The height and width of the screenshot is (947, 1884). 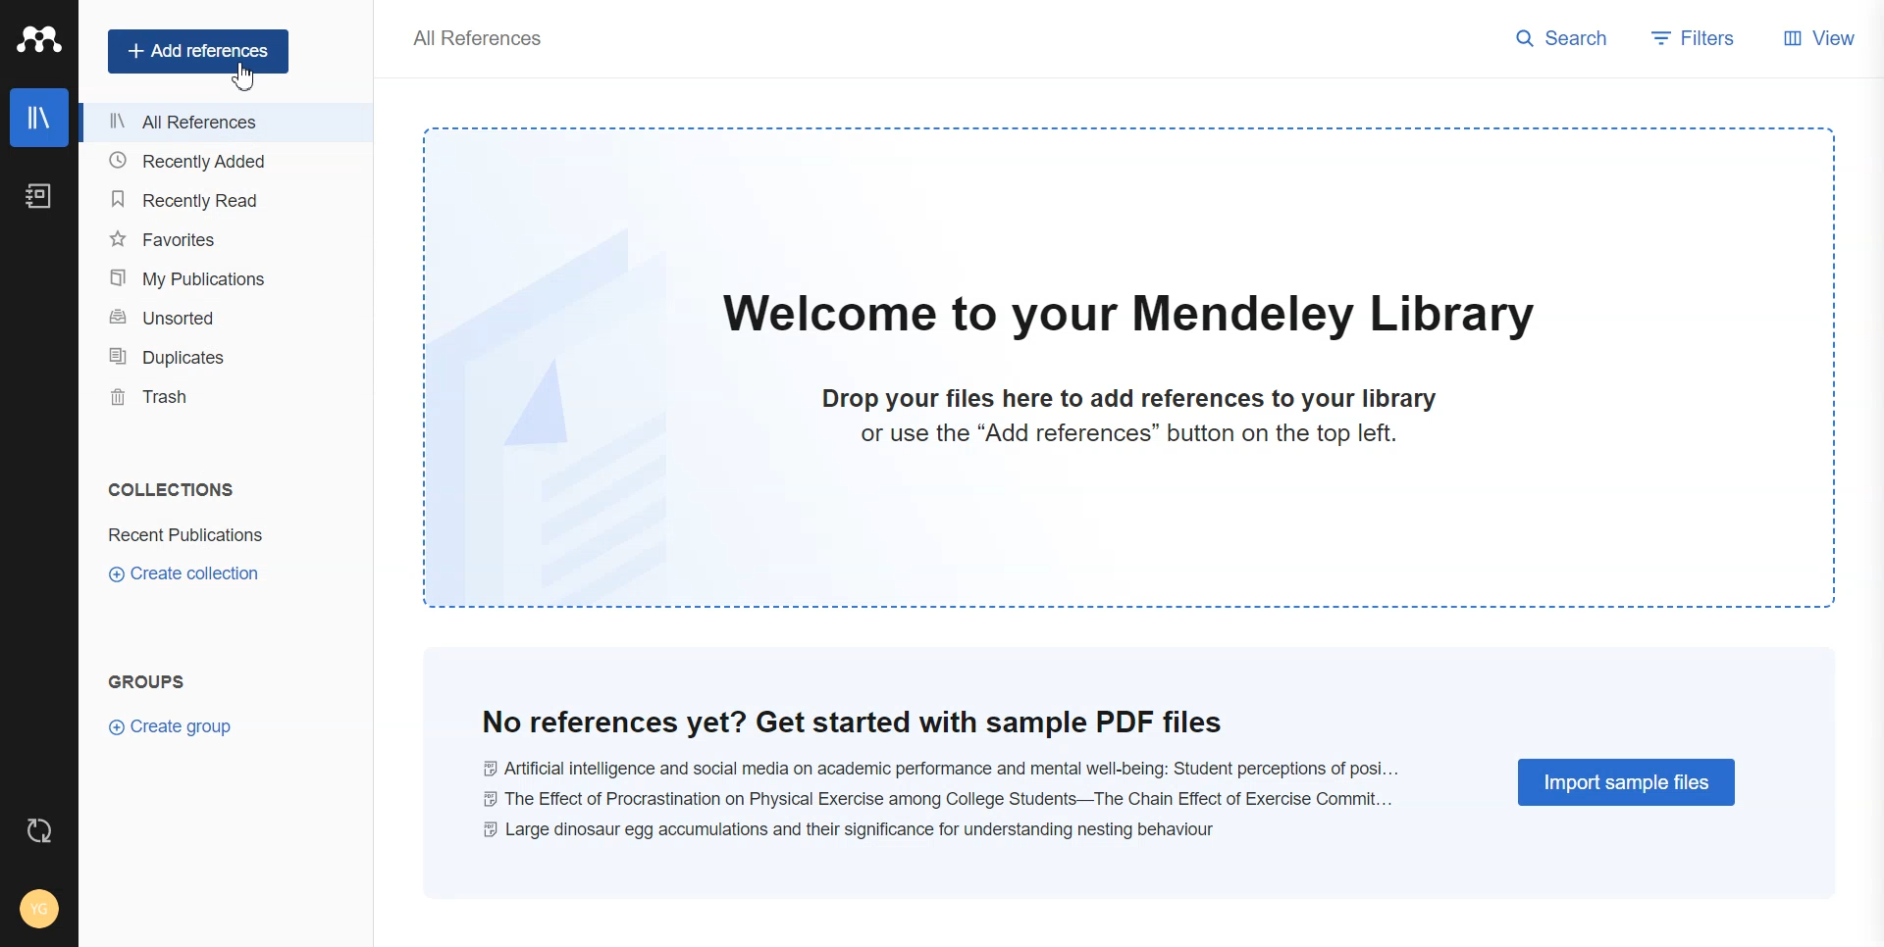 What do you see at coordinates (186, 535) in the screenshot?
I see `Recent Publications` at bounding box center [186, 535].